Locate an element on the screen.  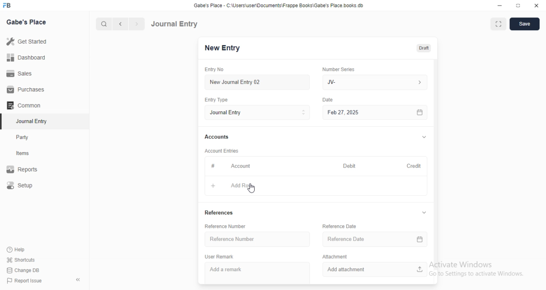
‘Add attachment is located at coordinates (374, 270).